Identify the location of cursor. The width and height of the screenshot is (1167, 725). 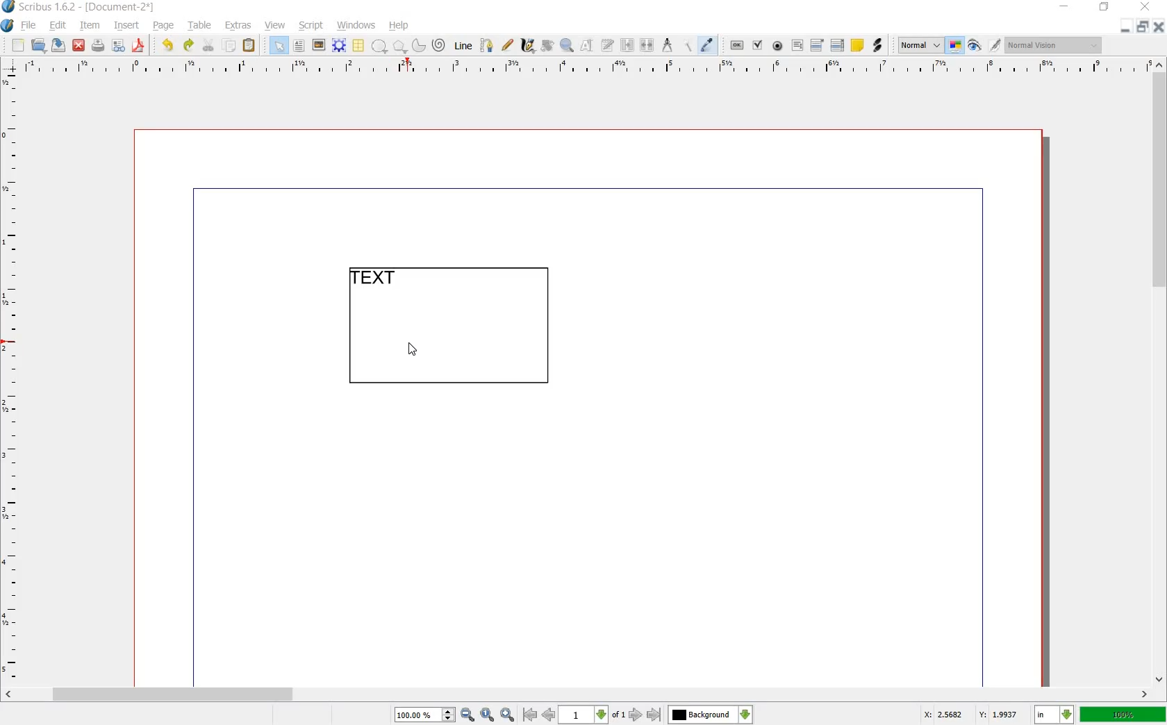
(417, 351).